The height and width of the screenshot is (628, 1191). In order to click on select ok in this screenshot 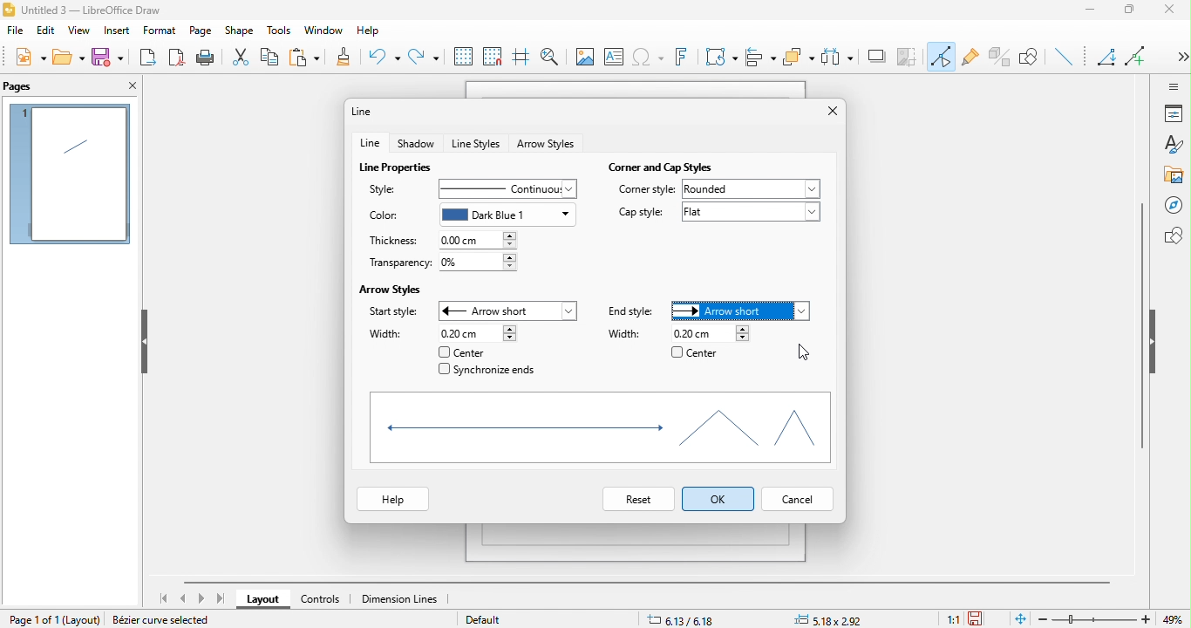, I will do `click(719, 497)`.